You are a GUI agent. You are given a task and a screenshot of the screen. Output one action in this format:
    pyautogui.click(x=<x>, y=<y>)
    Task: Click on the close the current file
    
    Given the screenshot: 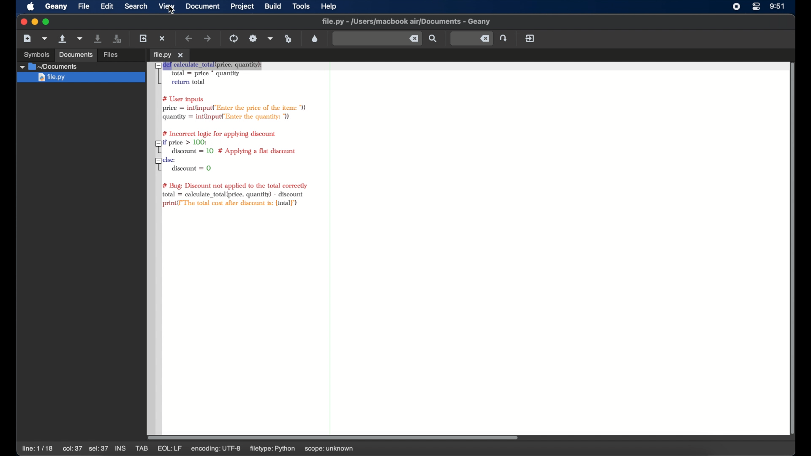 What is the action you would take?
    pyautogui.click(x=163, y=38)
    